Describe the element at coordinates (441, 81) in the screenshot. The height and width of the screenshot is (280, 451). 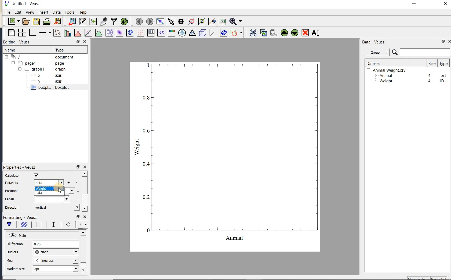
I see `1D` at that location.